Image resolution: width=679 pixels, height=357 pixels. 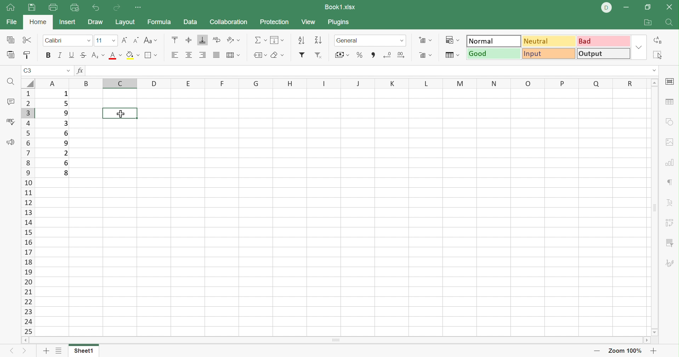 What do you see at coordinates (341, 83) in the screenshot?
I see `Column names` at bounding box center [341, 83].